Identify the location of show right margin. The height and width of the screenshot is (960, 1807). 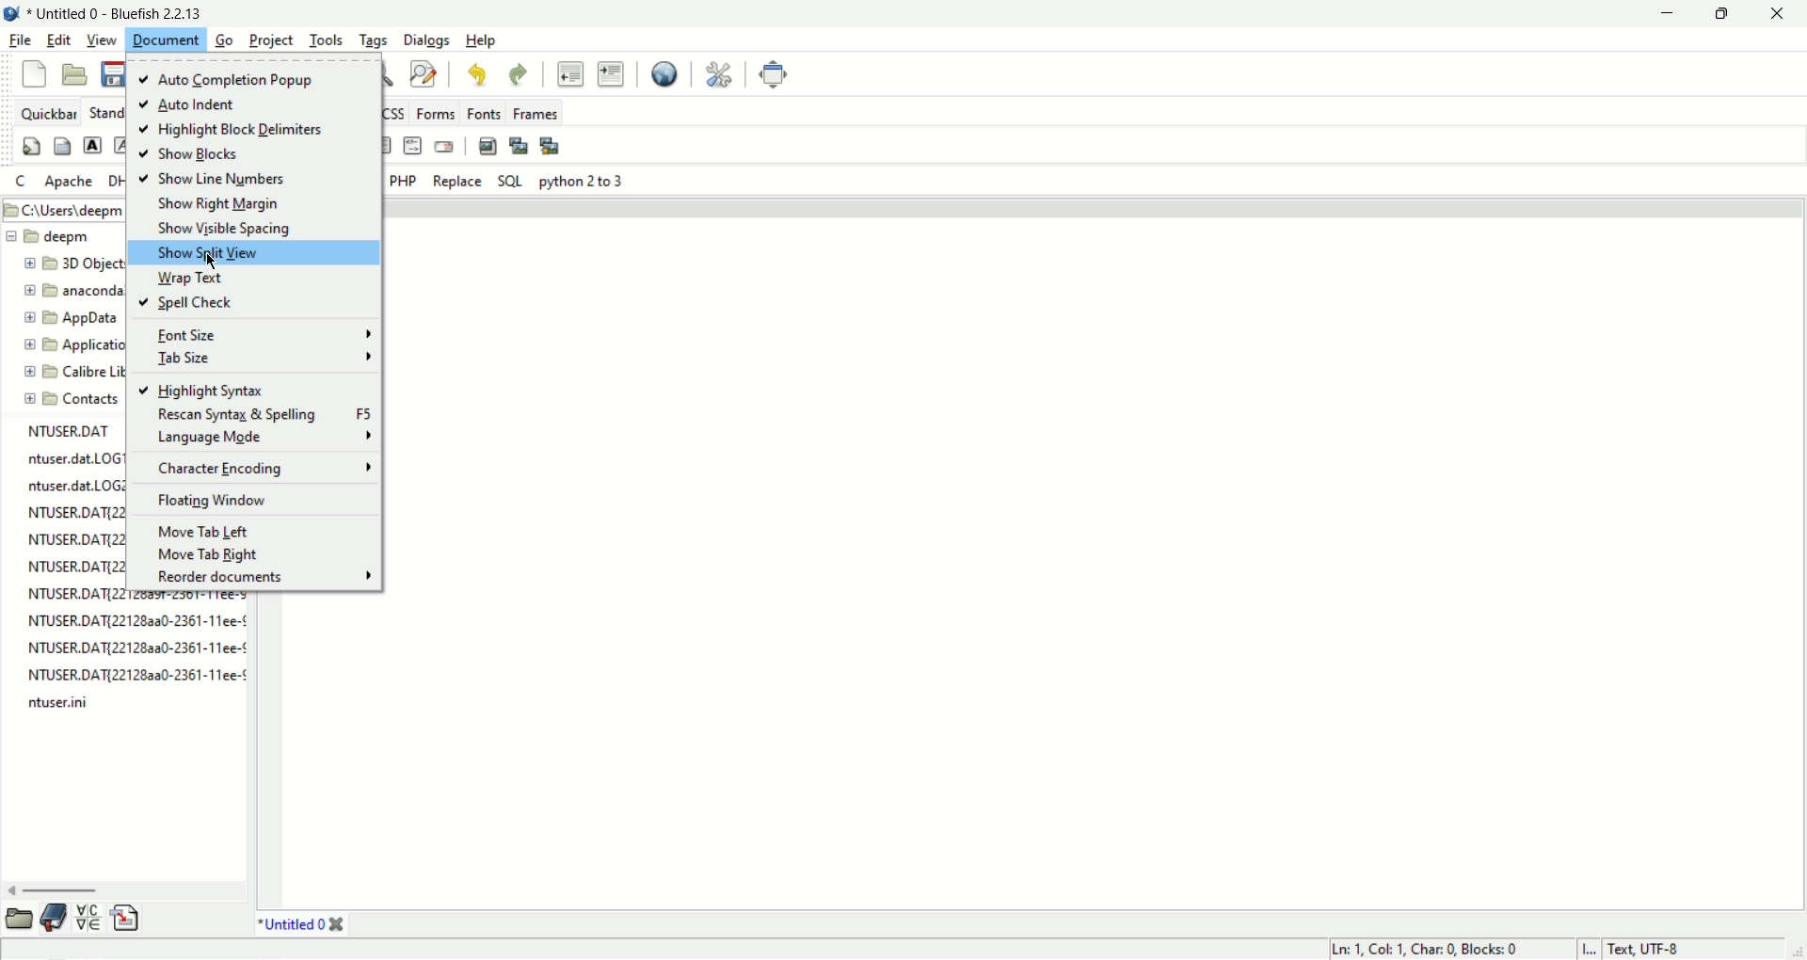
(219, 205).